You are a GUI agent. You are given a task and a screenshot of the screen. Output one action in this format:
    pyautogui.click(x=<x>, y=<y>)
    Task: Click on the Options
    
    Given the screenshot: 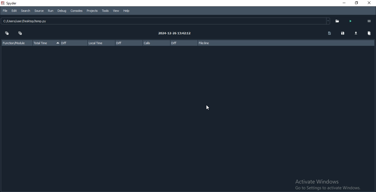 What is the action you would take?
    pyautogui.click(x=369, y=21)
    